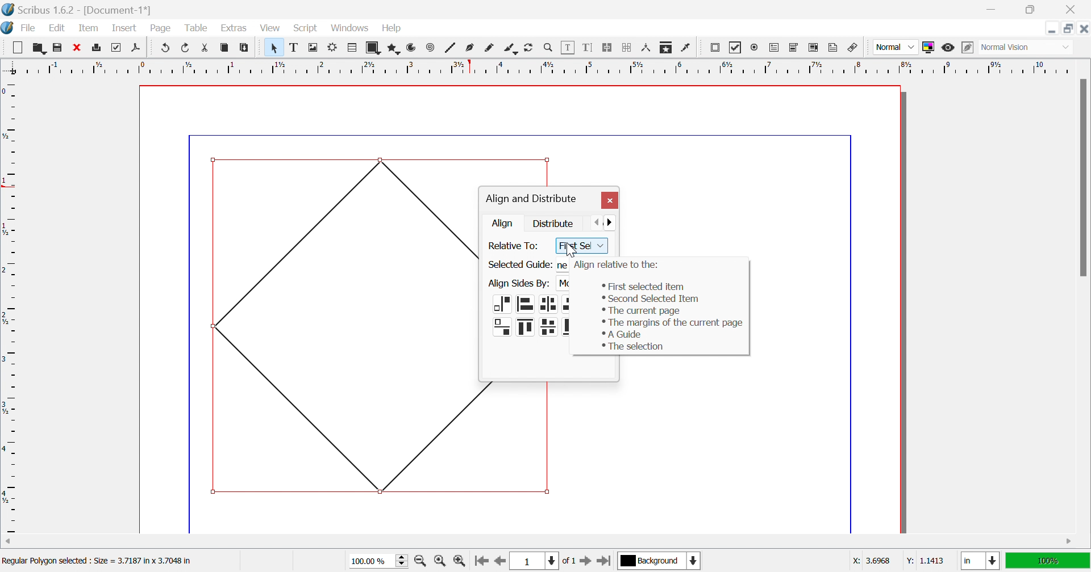 The width and height of the screenshot is (1091, 572). I want to click on Restore down, so click(1029, 10).